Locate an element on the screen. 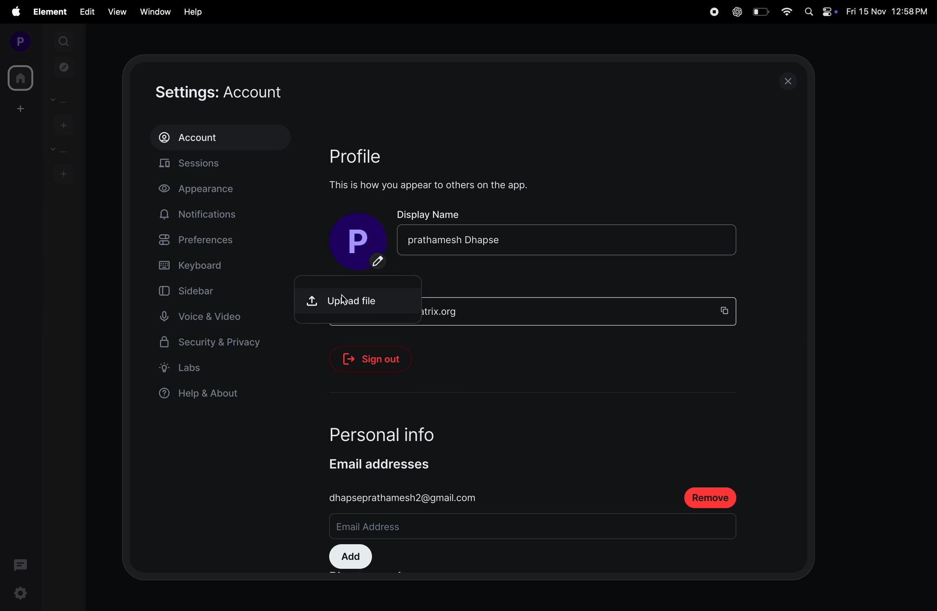 Image resolution: width=937 pixels, height=611 pixels. email address bar is located at coordinates (438, 528).